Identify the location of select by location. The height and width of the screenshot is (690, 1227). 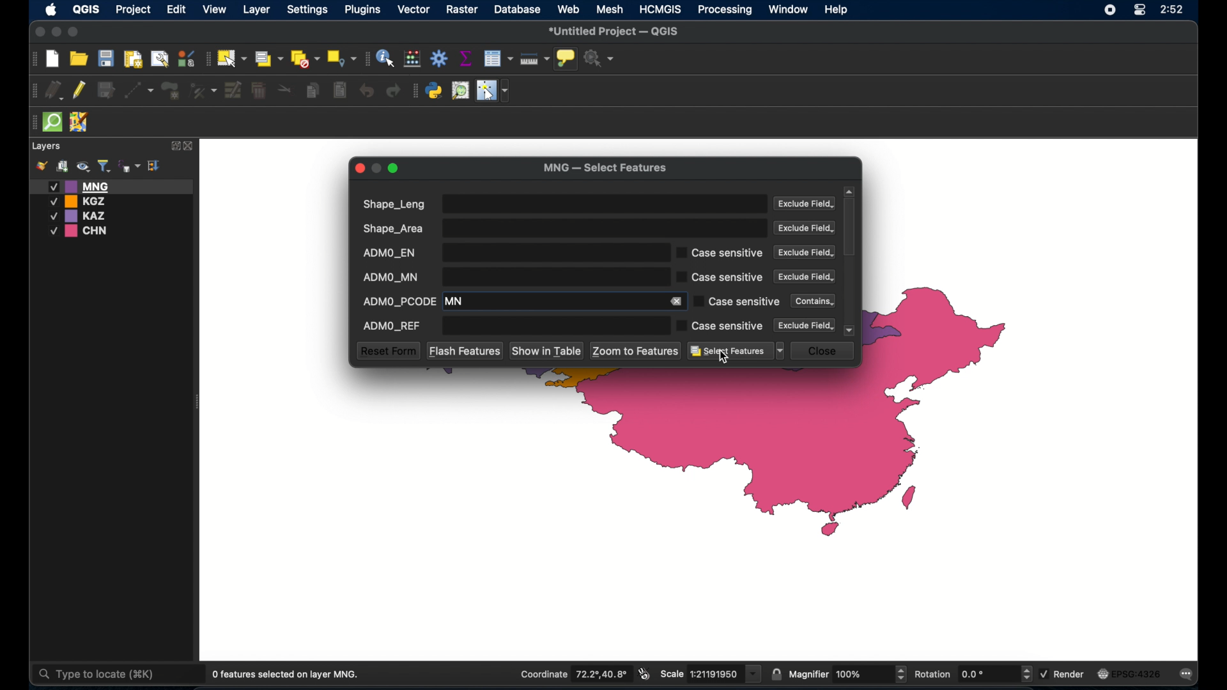
(342, 59).